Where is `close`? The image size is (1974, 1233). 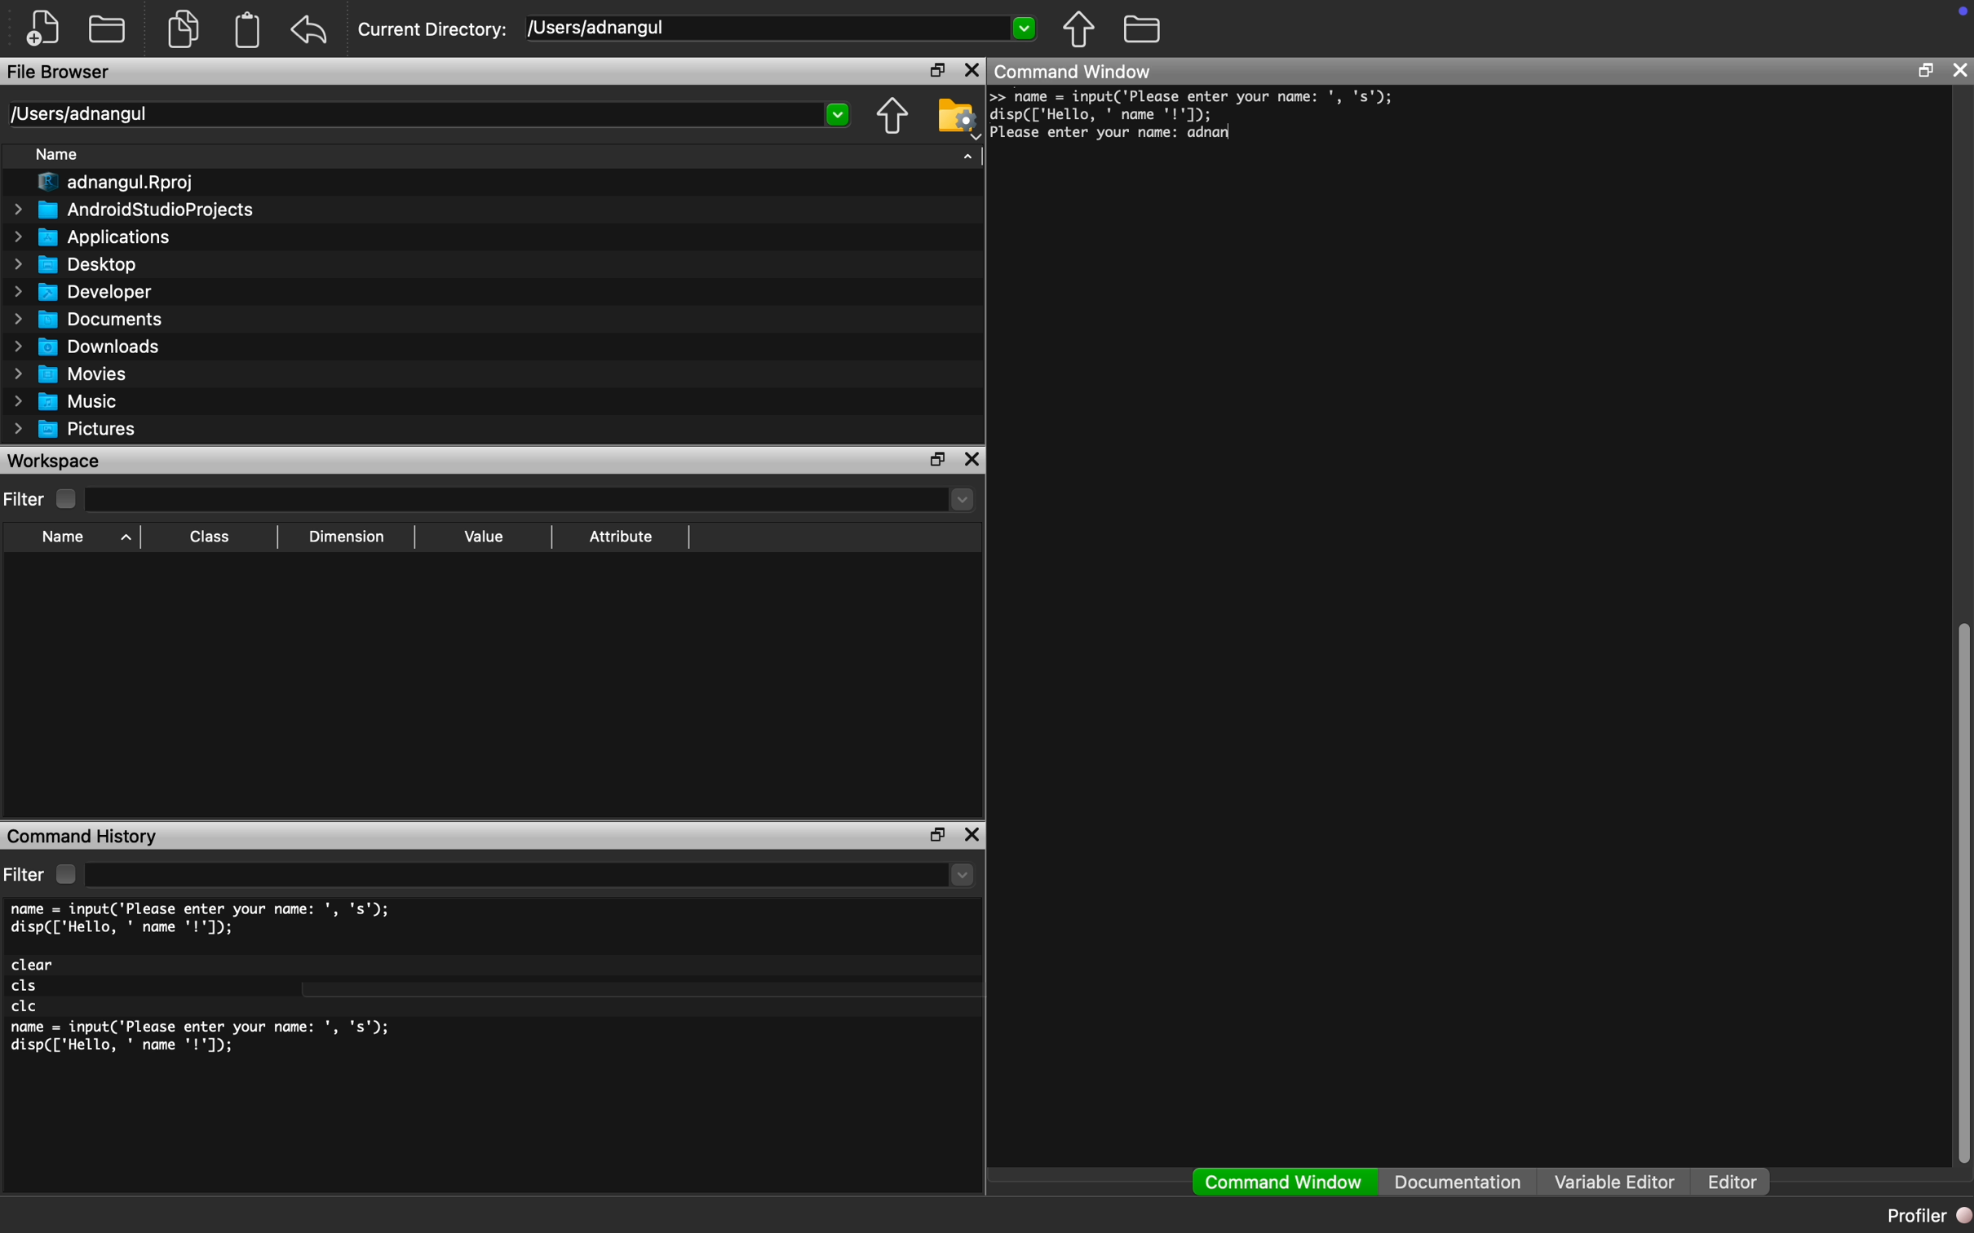
close is located at coordinates (1959, 69).